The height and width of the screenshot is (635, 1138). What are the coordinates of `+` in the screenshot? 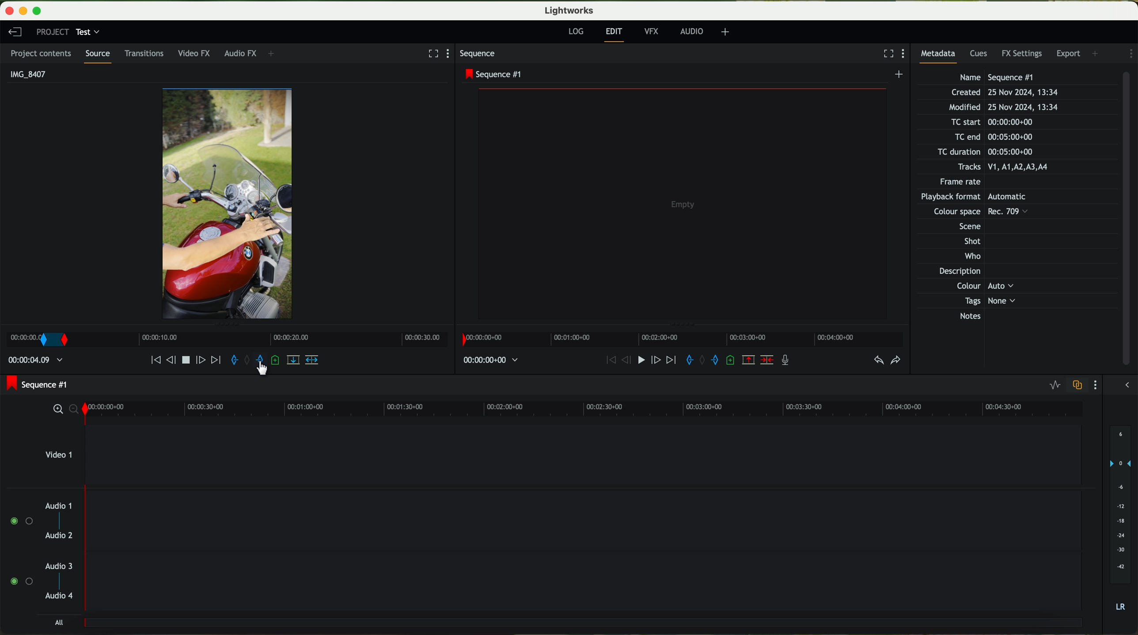 It's located at (725, 33).